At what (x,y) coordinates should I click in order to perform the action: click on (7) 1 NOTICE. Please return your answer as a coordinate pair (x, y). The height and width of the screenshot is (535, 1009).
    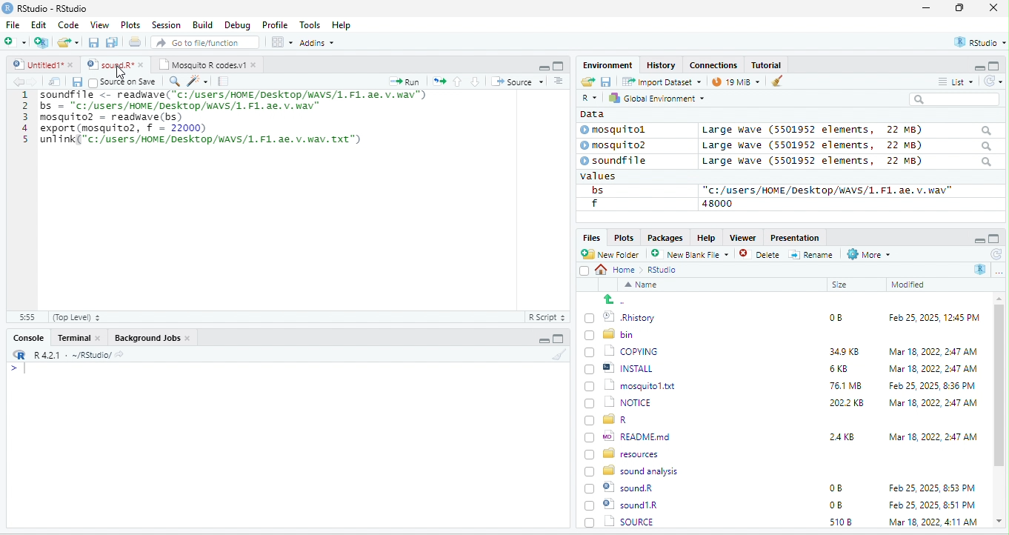
    Looking at the image, I should click on (616, 403).